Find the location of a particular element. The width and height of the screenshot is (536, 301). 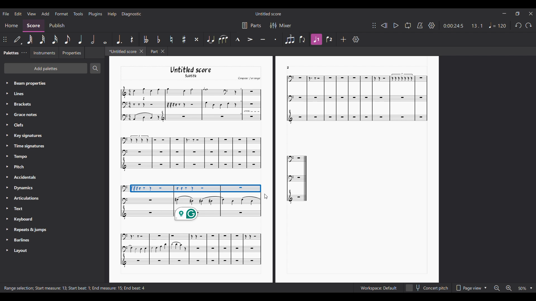

Search is located at coordinates (95, 68).